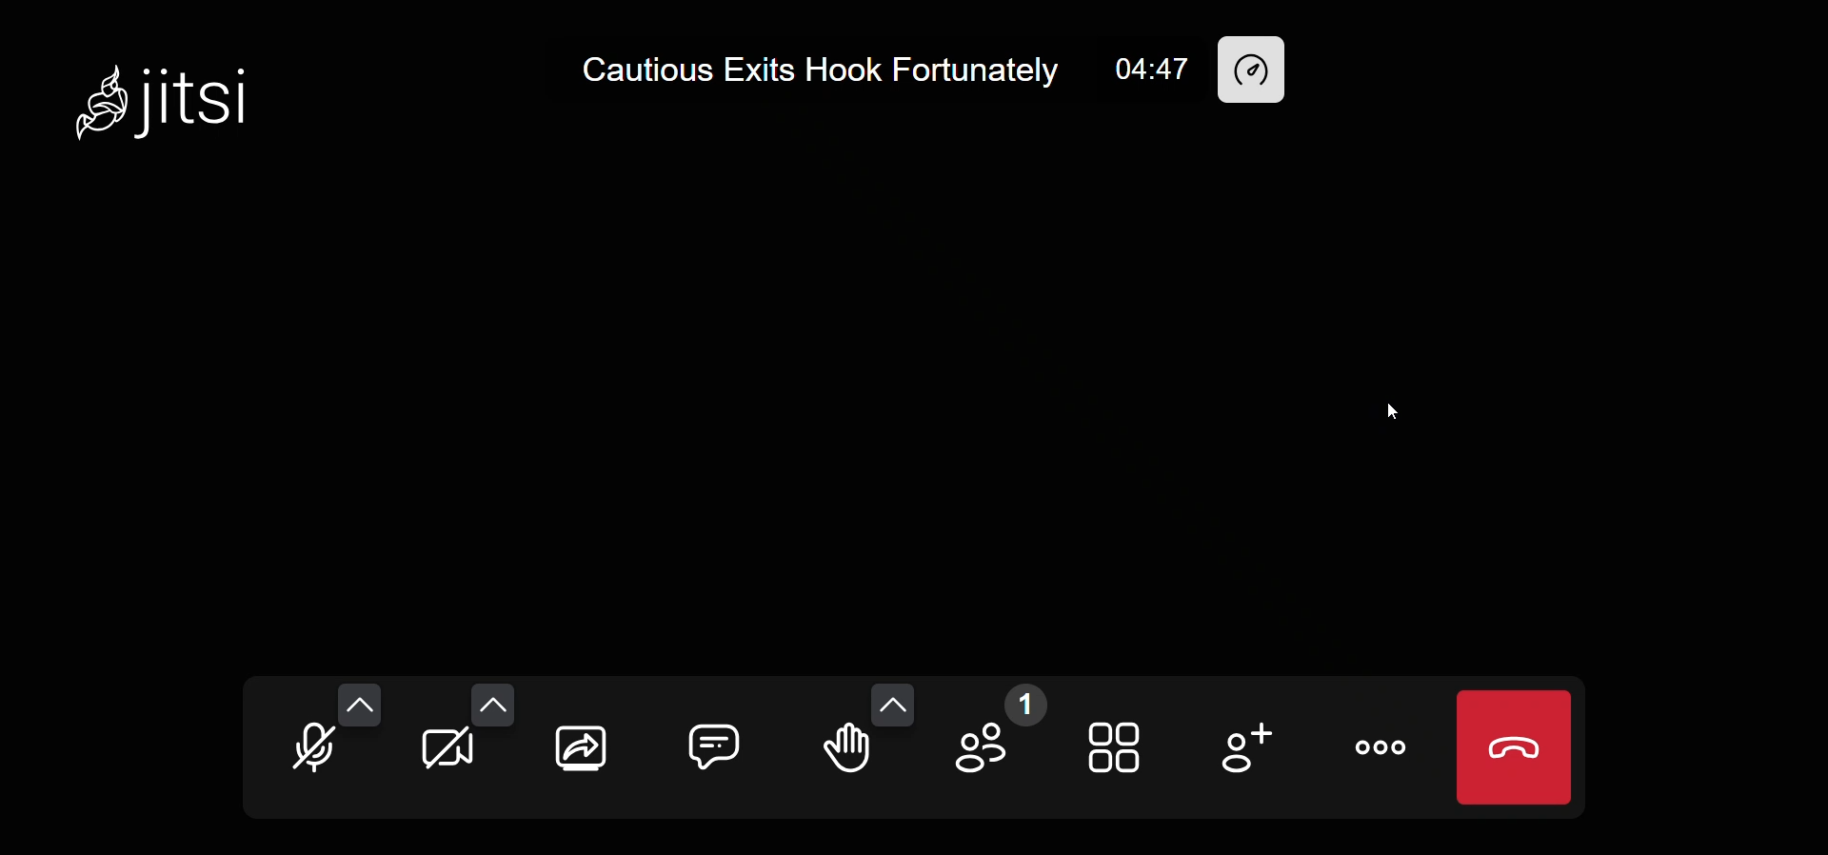 The width and height of the screenshot is (1828, 855). I want to click on microphone, so click(312, 754).